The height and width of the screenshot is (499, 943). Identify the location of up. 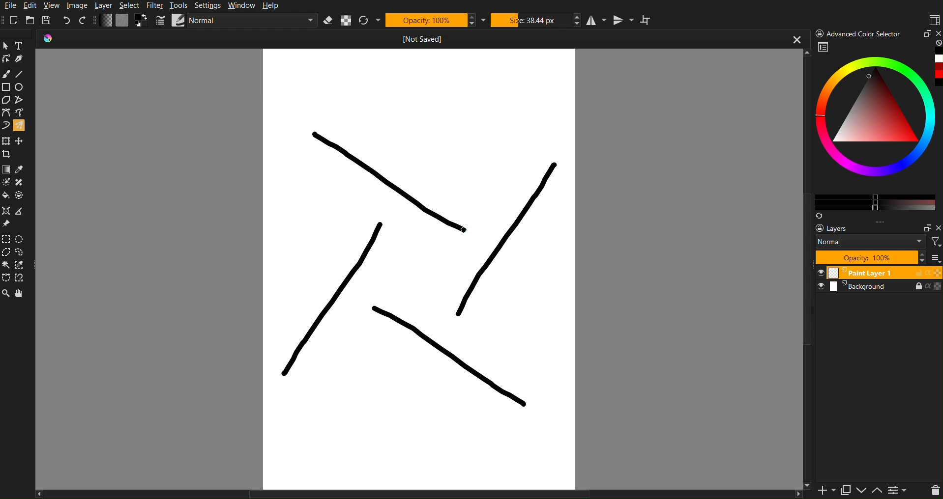
(877, 492).